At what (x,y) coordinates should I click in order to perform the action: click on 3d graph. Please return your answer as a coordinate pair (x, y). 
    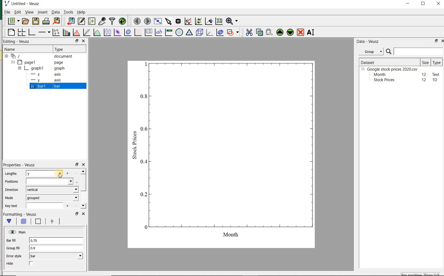
    Looking at the image, I should click on (209, 33).